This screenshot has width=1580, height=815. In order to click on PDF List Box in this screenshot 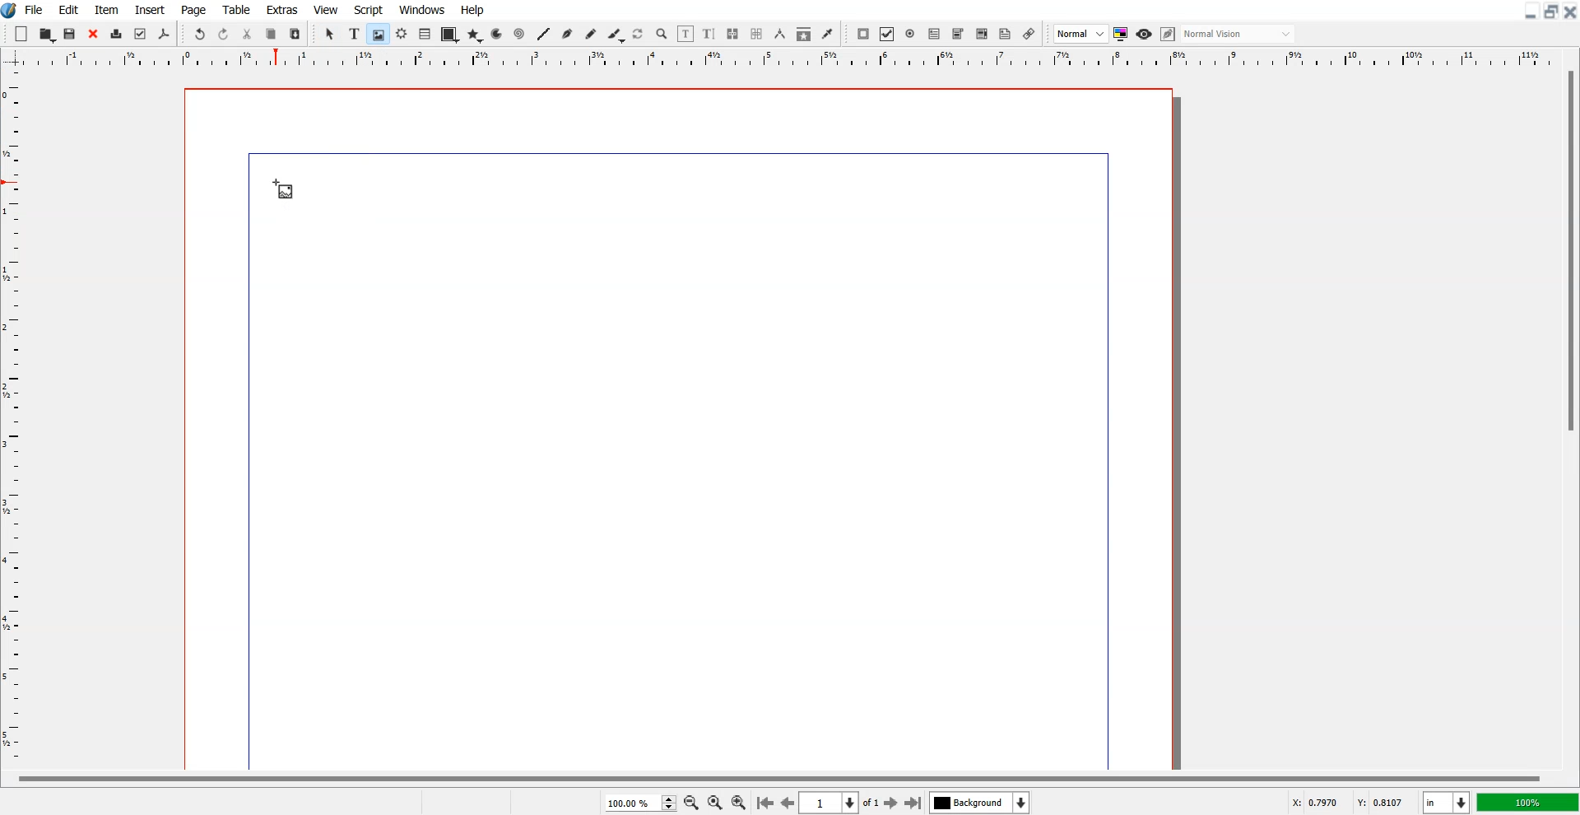, I will do `click(983, 34)`.